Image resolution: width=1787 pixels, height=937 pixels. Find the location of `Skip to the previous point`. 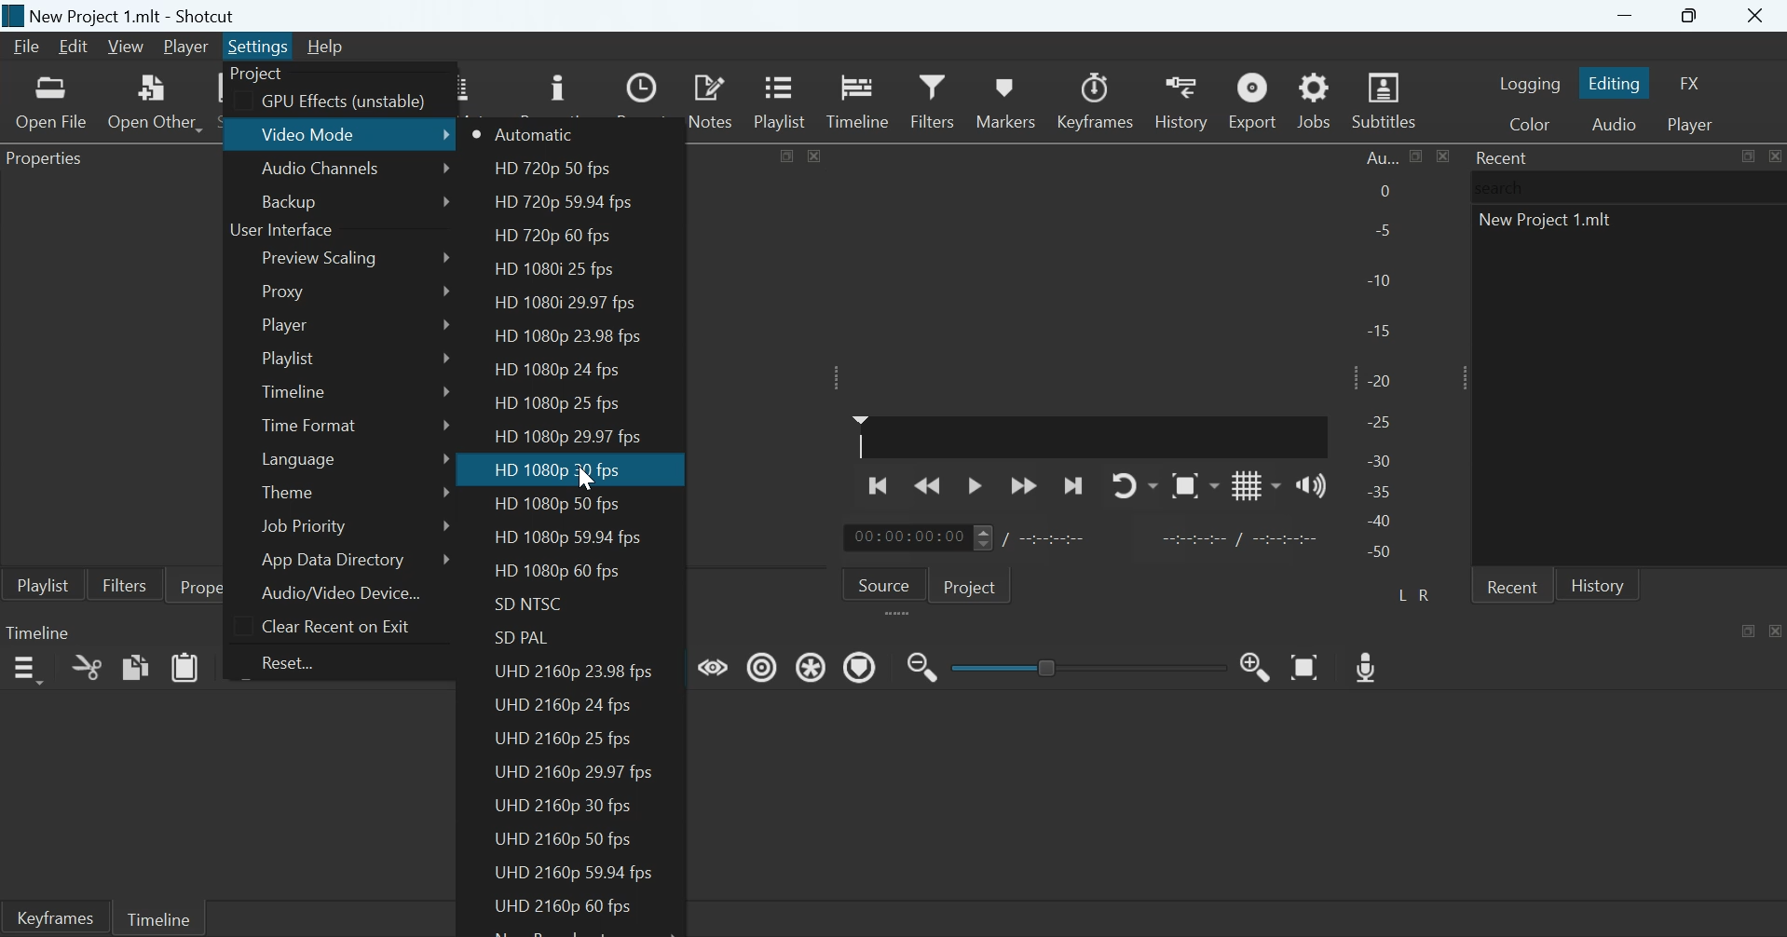

Skip to the previous point is located at coordinates (880, 483).